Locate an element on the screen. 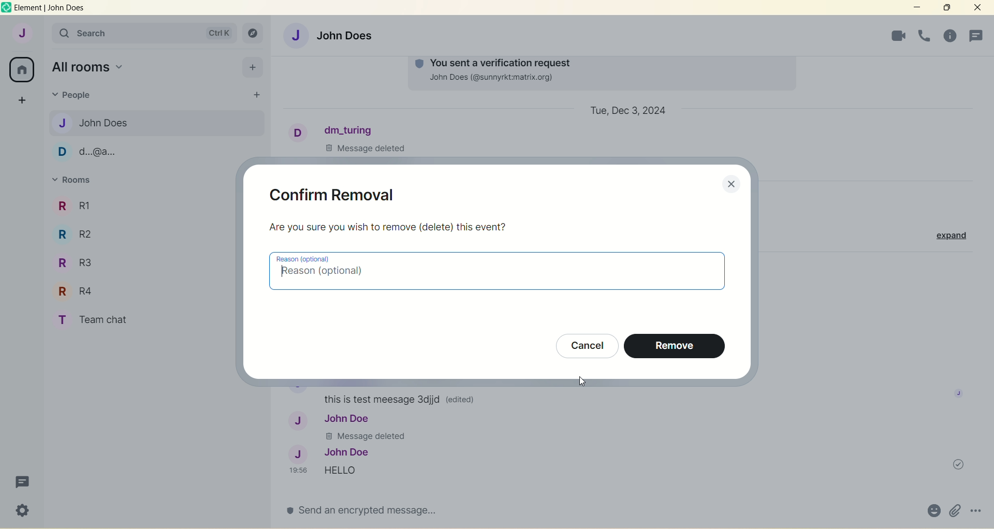 The height and width of the screenshot is (529, 994). cancel is located at coordinates (584, 344).